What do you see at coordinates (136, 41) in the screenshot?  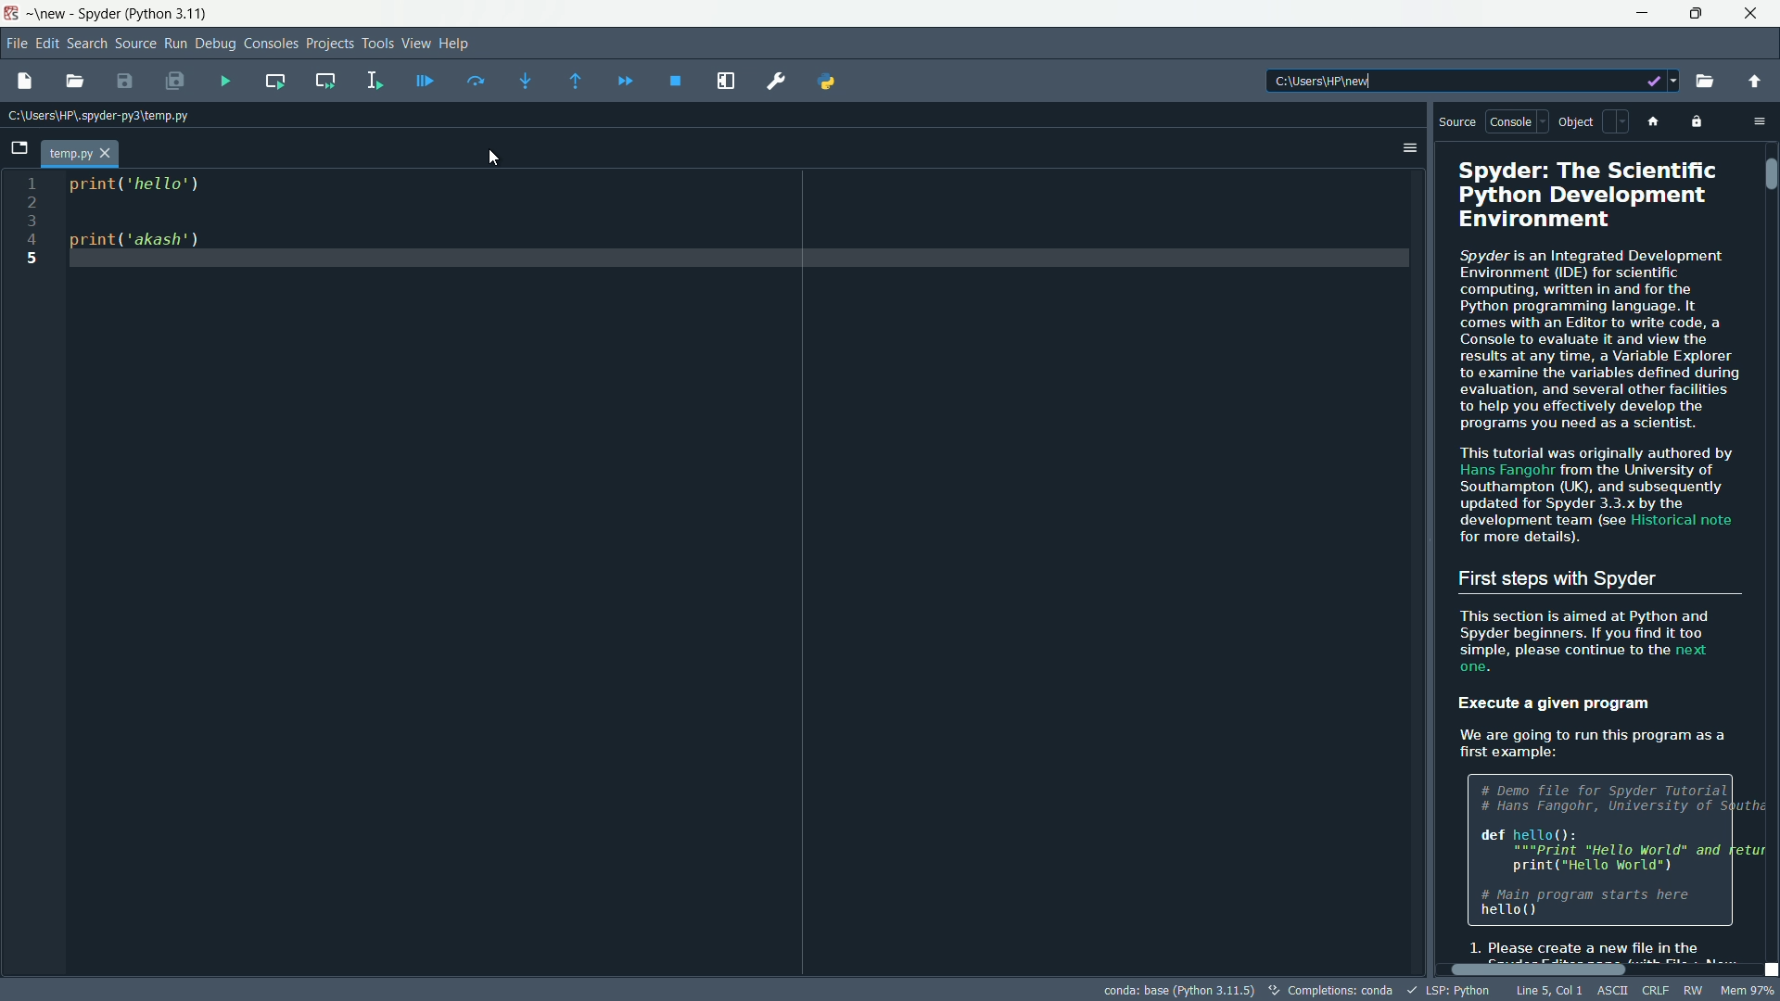 I see `source menu` at bounding box center [136, 41].